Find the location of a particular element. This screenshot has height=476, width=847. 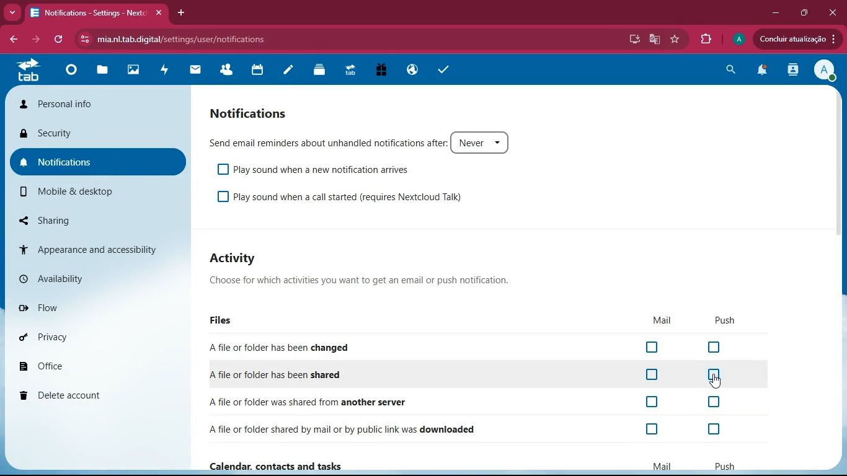

security is located at coordinates (99, 133).